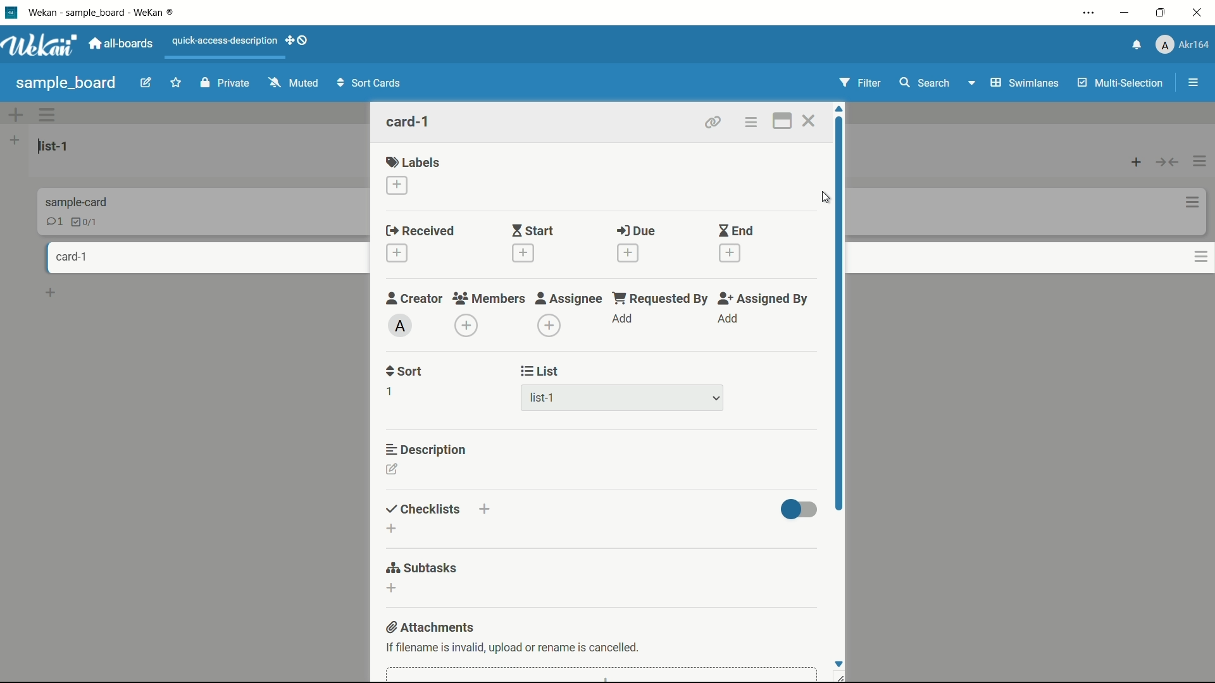  Describe the element at coordinates (1185, 44) in the screenshot. I see `Akr164` at that location.